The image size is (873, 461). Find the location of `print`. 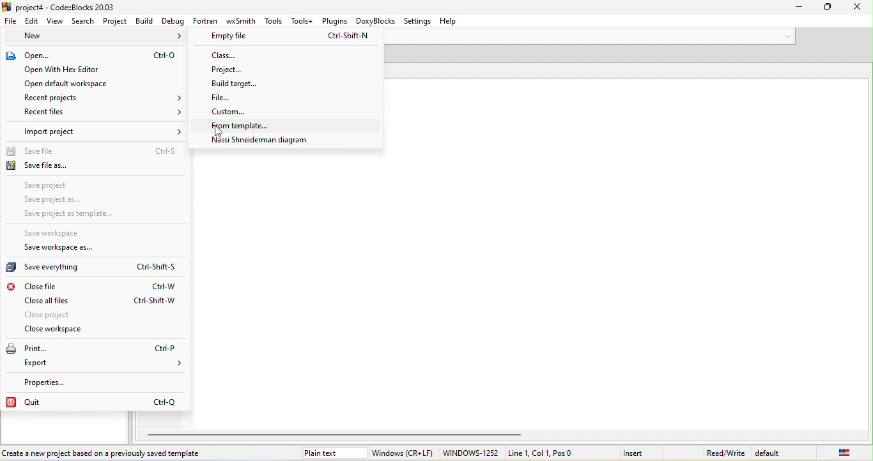

print is located at coordinates (93, 346).